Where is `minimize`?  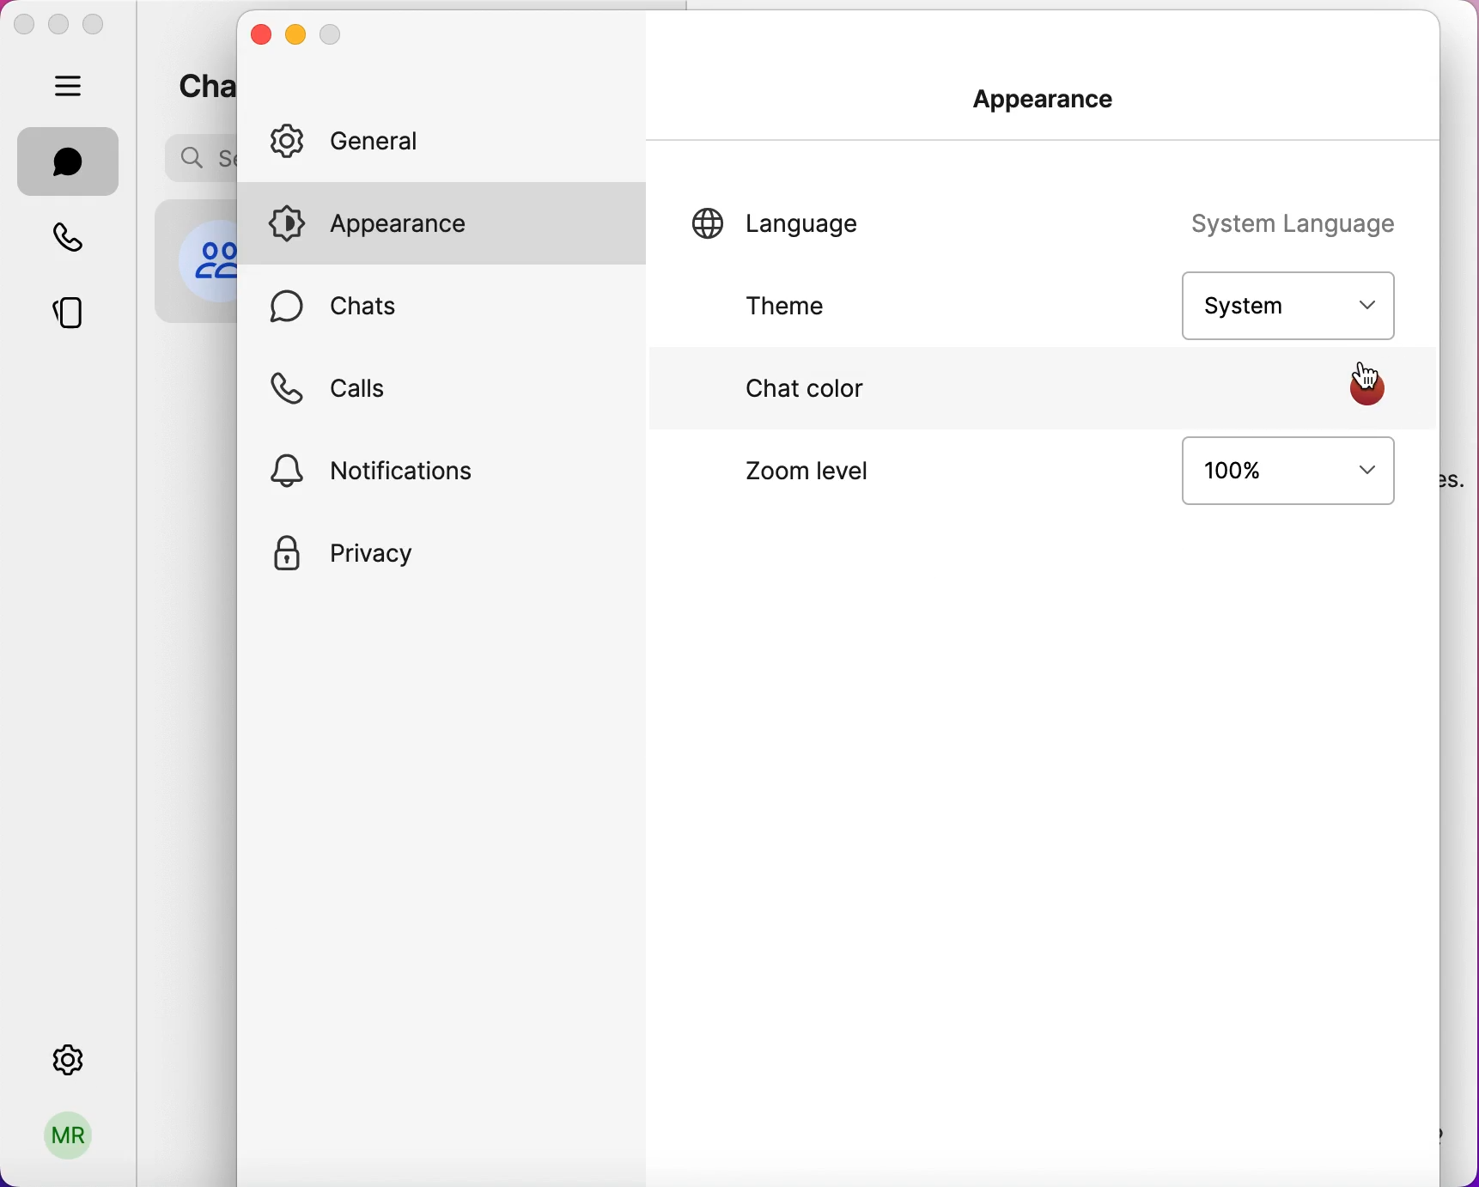
minimize is located at coordinates (57, 23).